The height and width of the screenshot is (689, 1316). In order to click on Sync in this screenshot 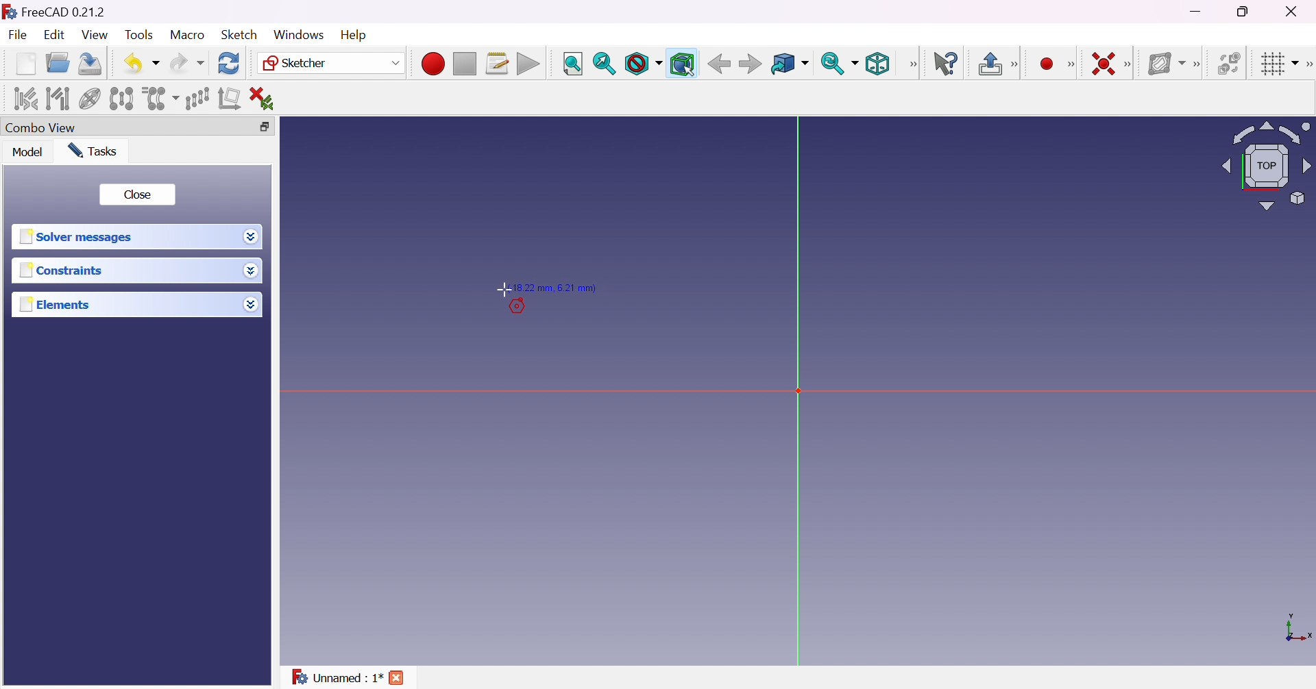, I will do `click(839, 63)`.